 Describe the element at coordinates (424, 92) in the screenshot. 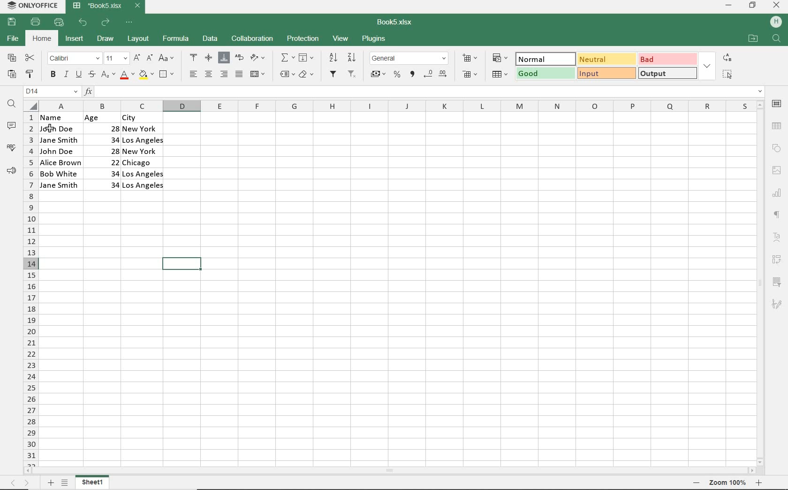

I see `INPUT FUNCTION` at that location.